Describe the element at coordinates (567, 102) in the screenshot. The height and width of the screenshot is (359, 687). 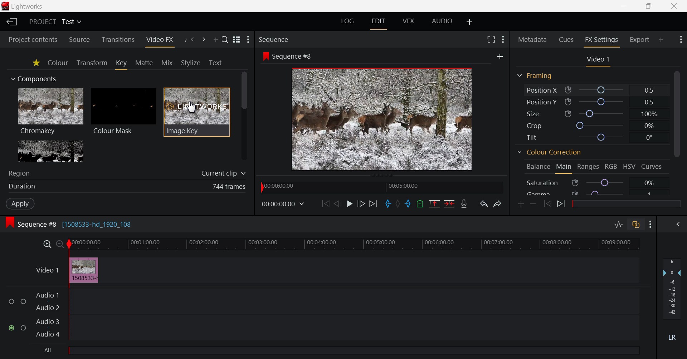
I see `icon` at that location.